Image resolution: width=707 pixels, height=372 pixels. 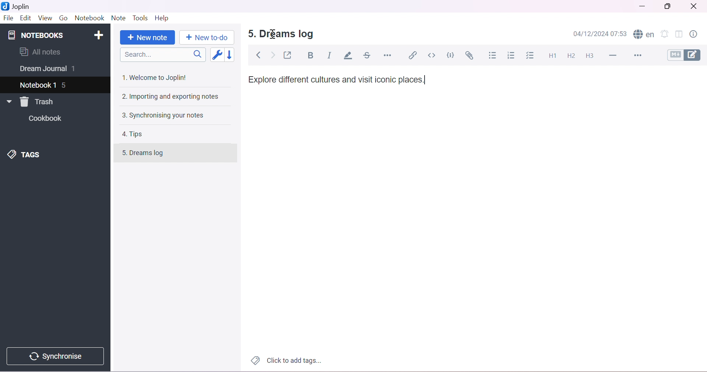 What do you see at coordinates (35, 36) in the screenshot?
I see `NOTEBOOKS` at bounding box center [35, 36].